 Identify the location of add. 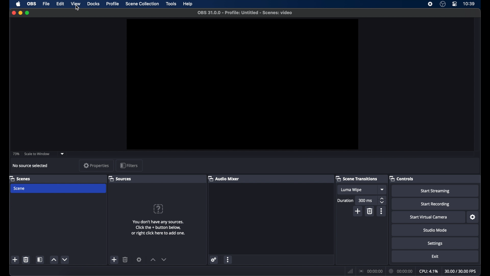
(15, 260).